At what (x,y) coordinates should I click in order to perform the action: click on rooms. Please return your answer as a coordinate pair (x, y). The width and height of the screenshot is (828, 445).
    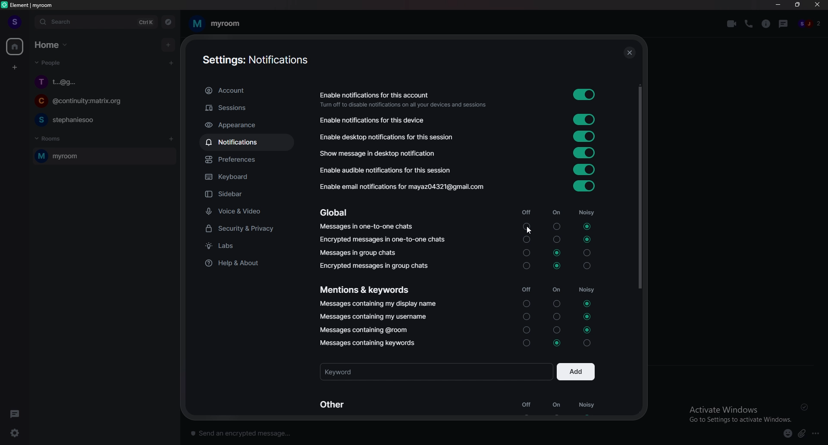
    Looking at the image, I should click on (57, 139).